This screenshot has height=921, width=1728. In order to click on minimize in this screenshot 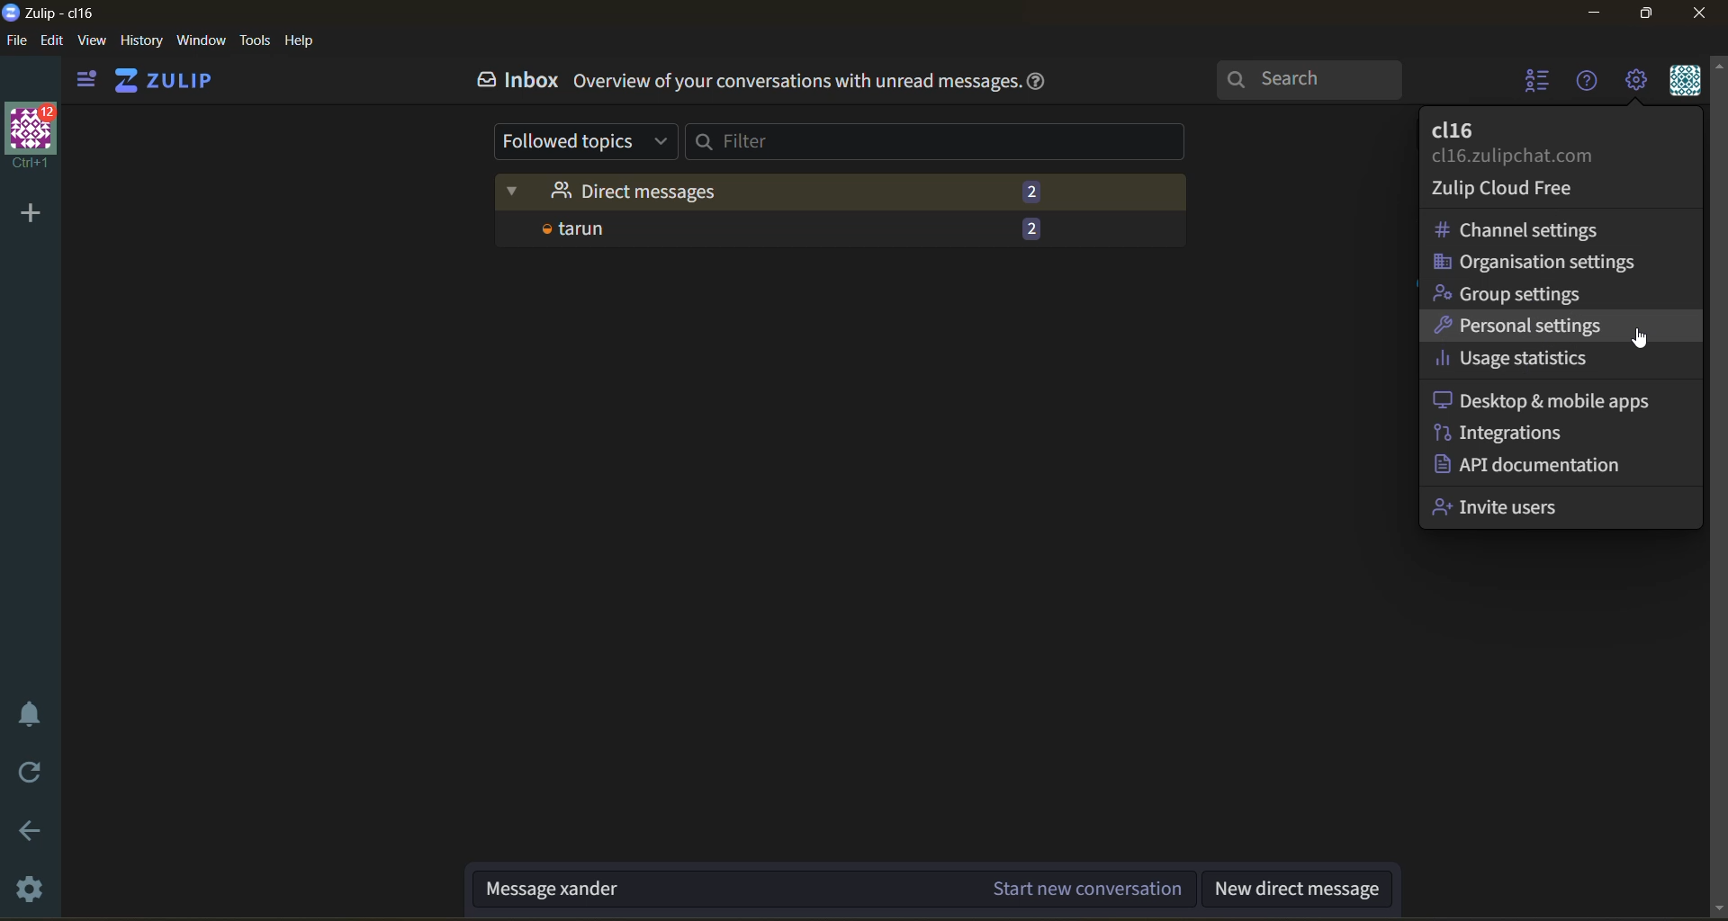, I will do `click(1597, 16)`.